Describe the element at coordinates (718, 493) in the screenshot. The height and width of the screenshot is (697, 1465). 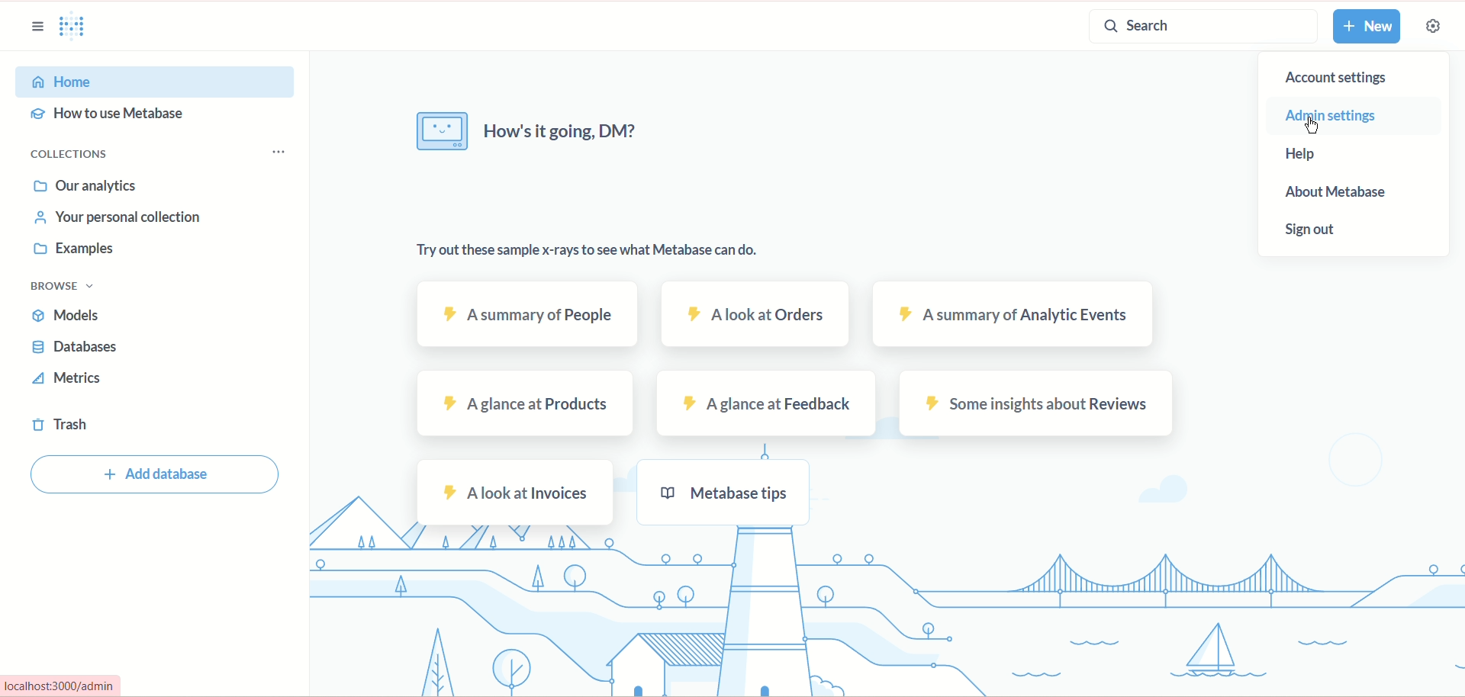
I see `metabase tips` at that location.